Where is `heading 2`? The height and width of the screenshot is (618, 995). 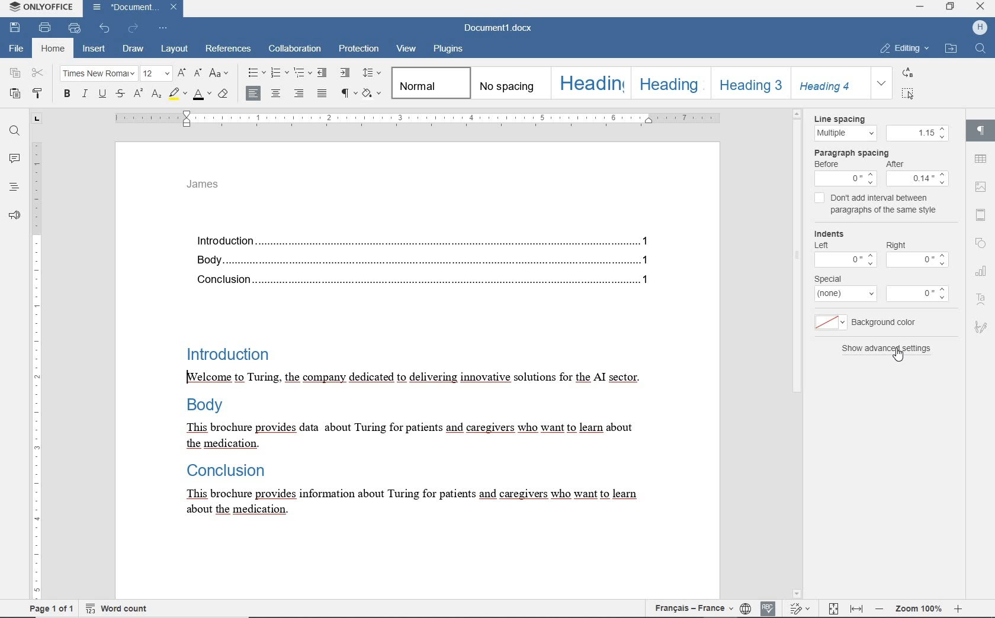
heading 2 is located at coordinates (668, 82).